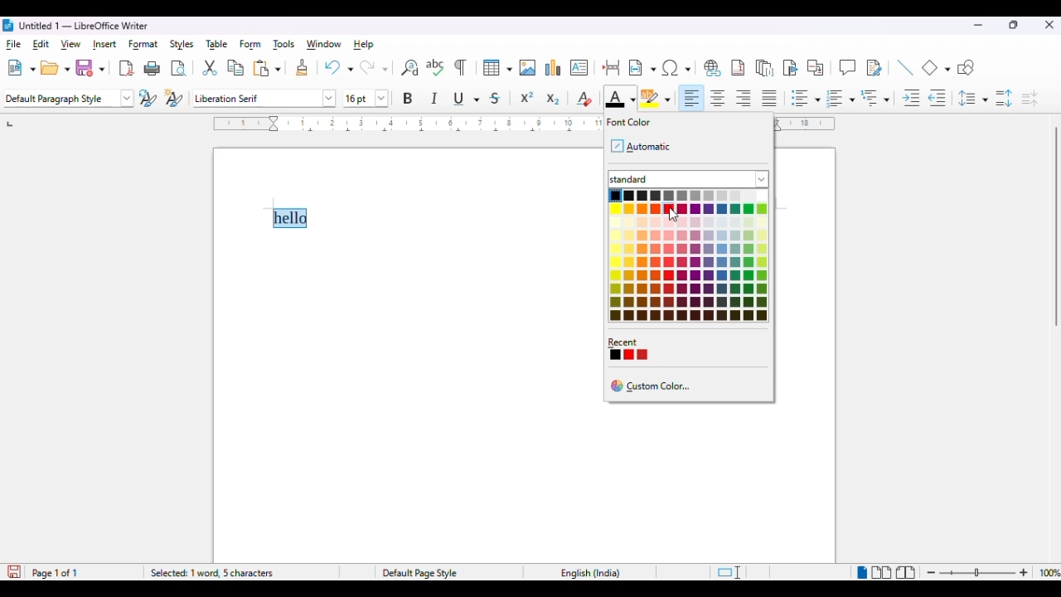 The height and width of the screenshot is (597, 1061). I want to click on format, so click(143, 45).